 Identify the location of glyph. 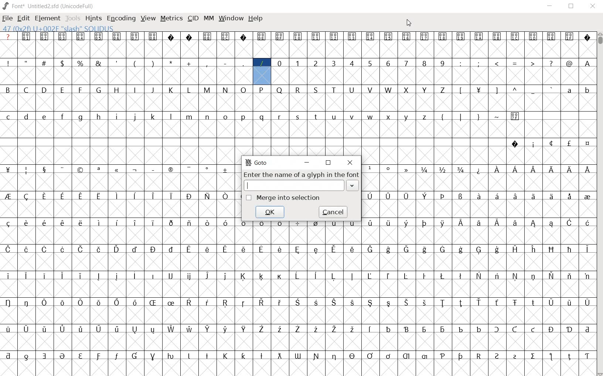
(515, 196).